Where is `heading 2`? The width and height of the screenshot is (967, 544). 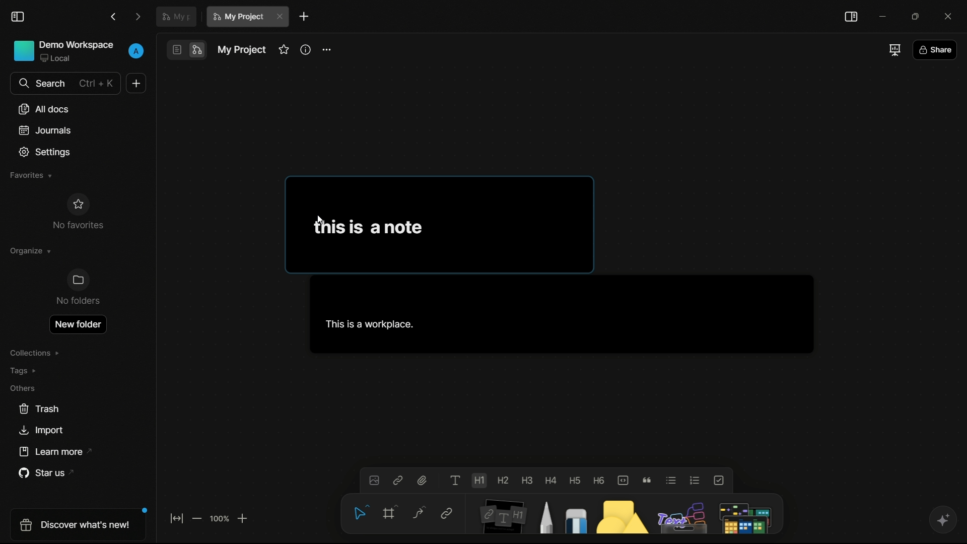
heading 2 is located at coordinates (504, 478).